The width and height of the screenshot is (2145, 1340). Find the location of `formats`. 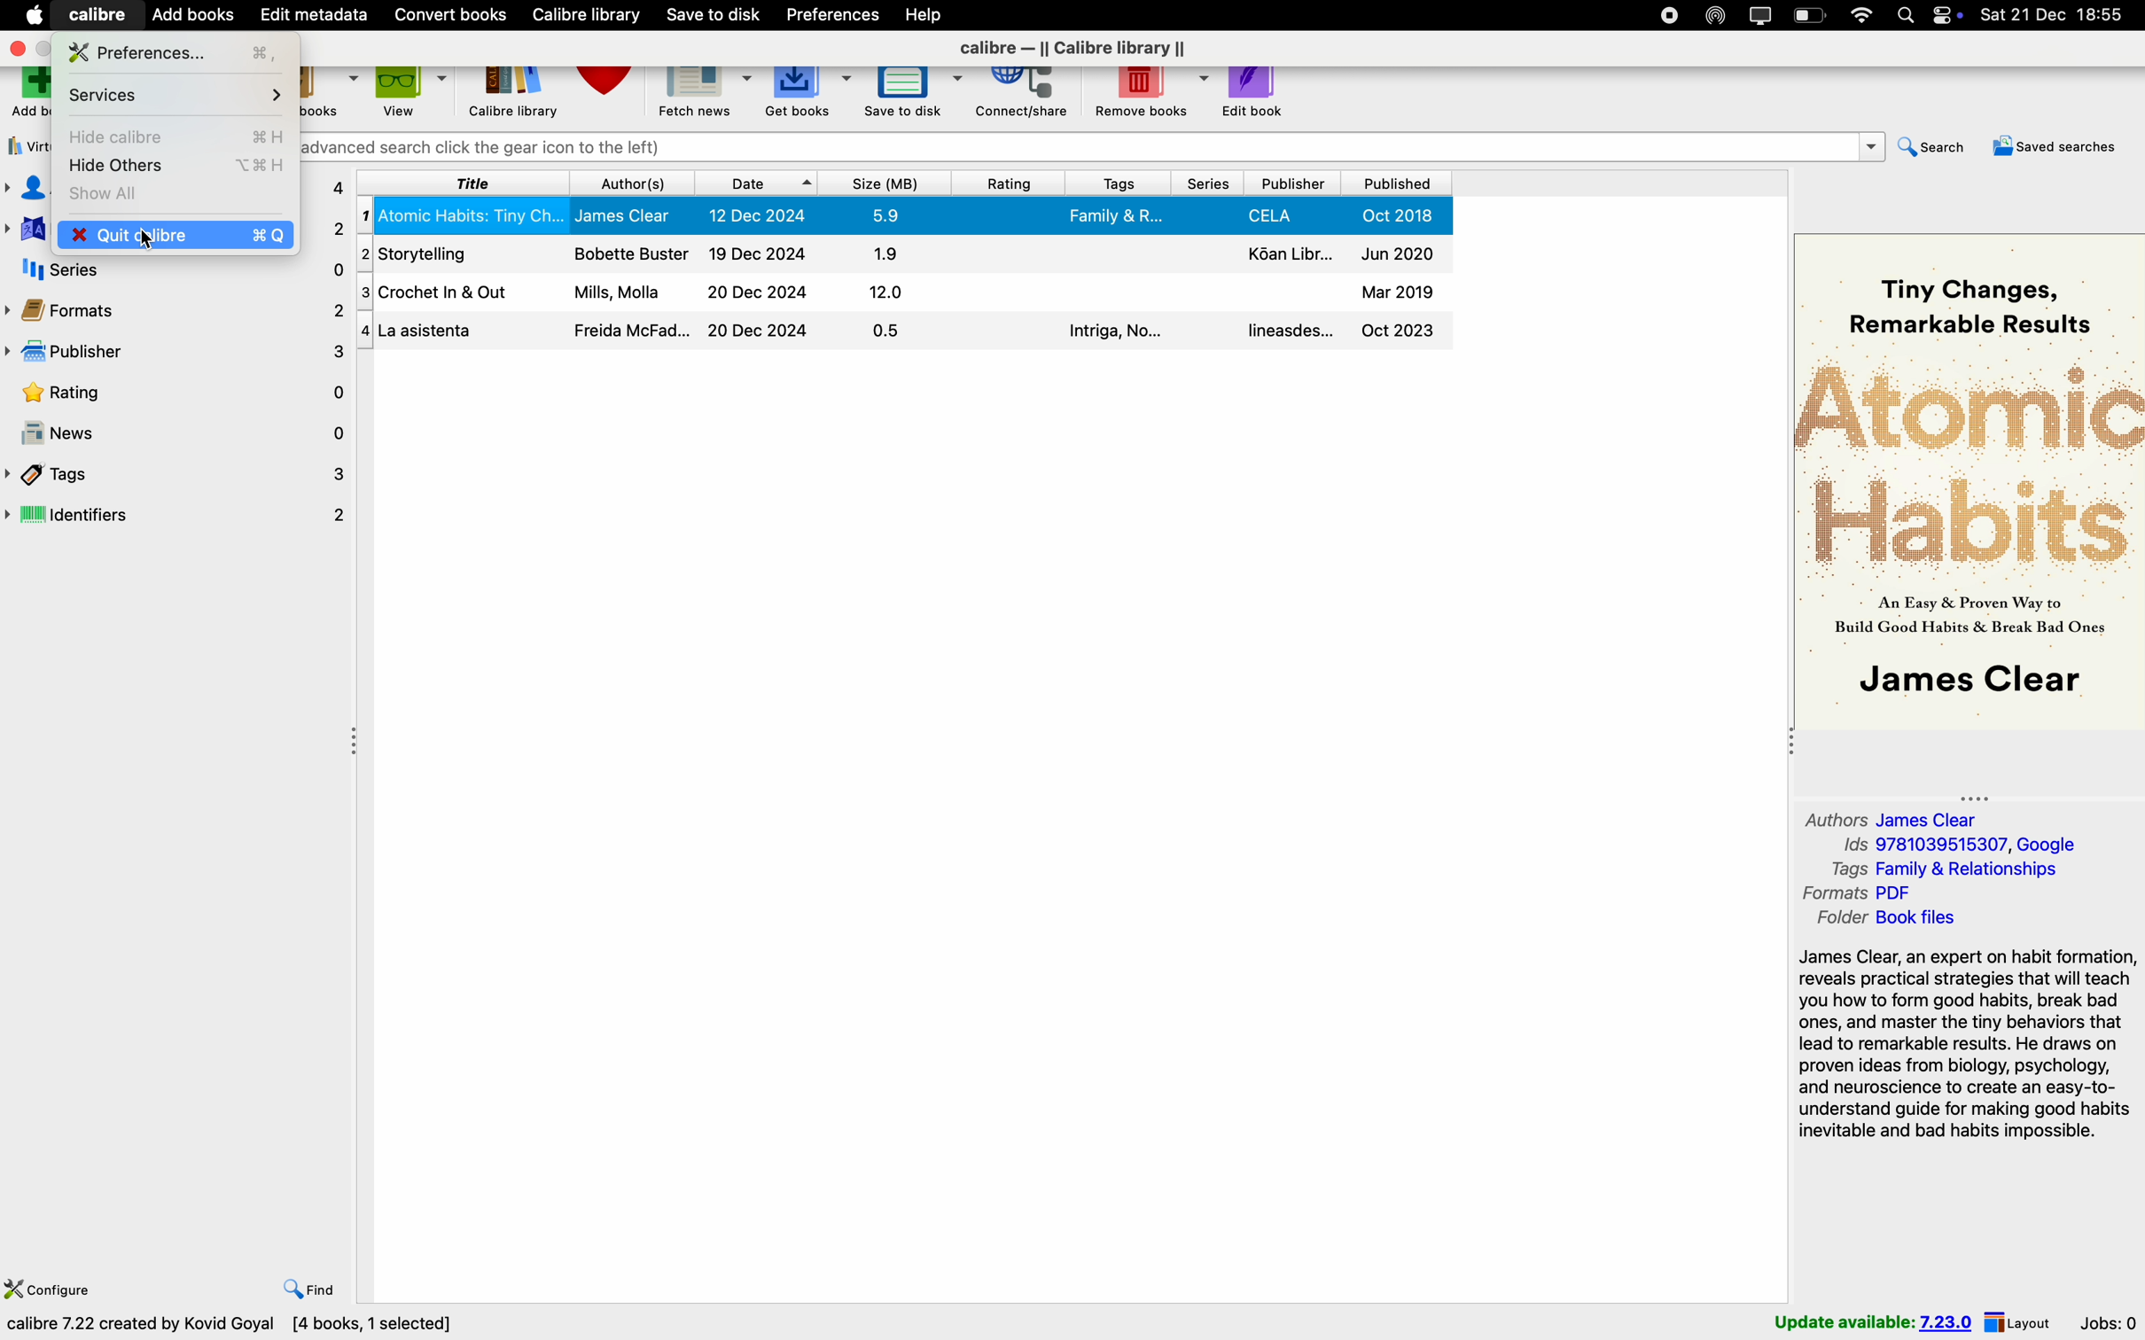

formats is located at coordinates (177, 311).